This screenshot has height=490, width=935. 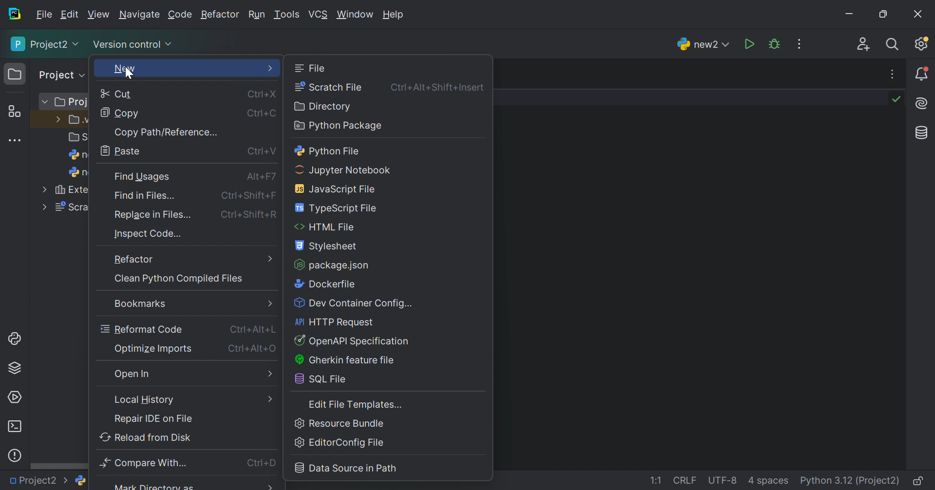 I want to click on Directory, so click(x=326, y=107).